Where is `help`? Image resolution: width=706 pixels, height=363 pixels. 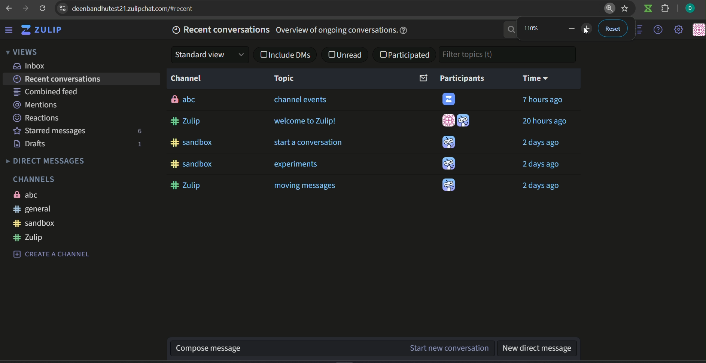 help is located at coordinates (658, 30).